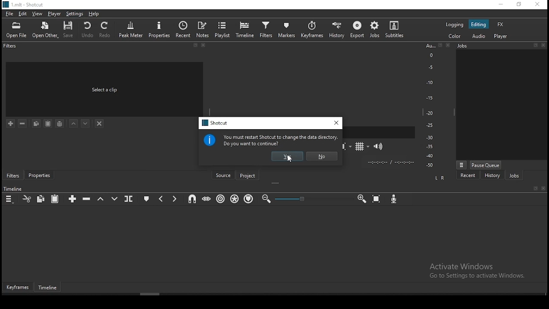  I want to click on source, so click(223, 174).